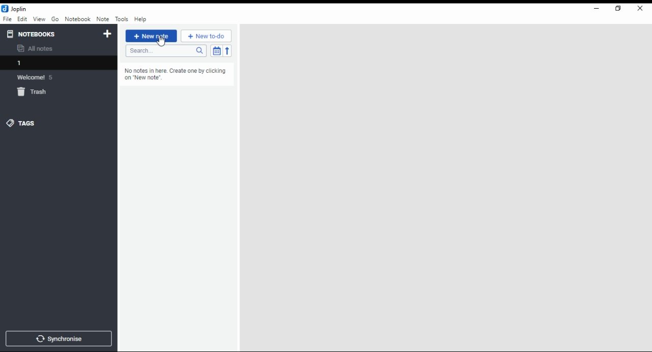 The image size is (652, 352). Describe the element at coordinates (597, 9) in the screenshot. I see `minimize` at that location.